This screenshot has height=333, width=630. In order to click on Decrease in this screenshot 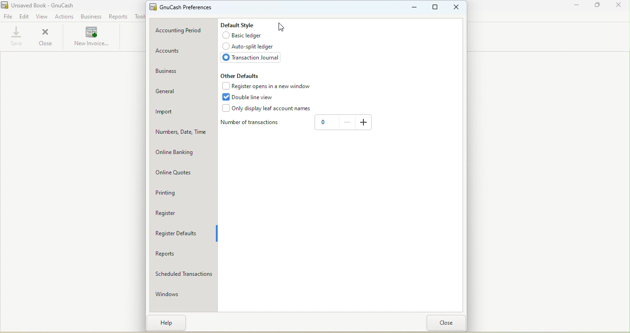, I will do `click(345, 123)`.